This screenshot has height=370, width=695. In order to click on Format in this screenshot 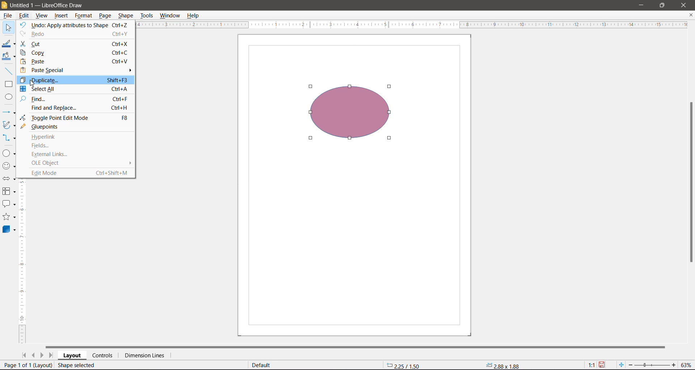, I will do `click(83, 16)`.